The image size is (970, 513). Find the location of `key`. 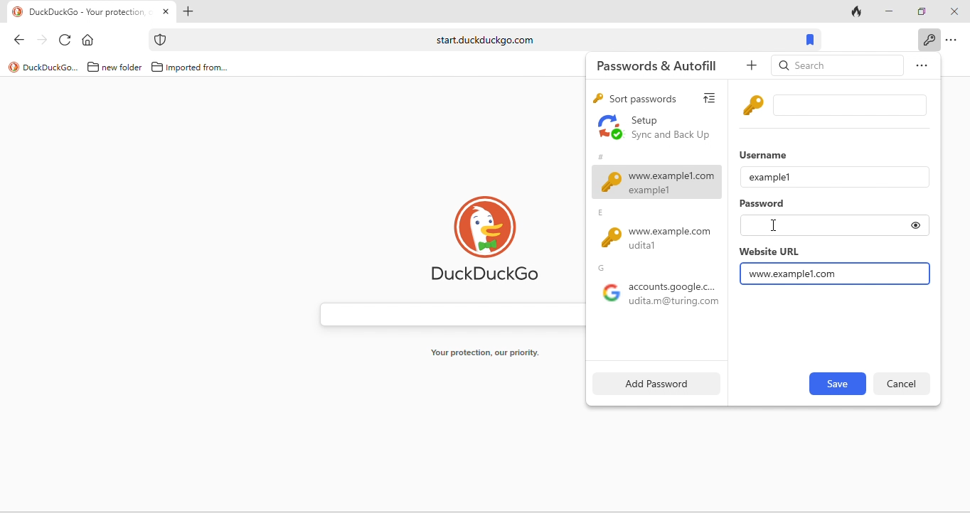

key is located at coordinates (597, 99).